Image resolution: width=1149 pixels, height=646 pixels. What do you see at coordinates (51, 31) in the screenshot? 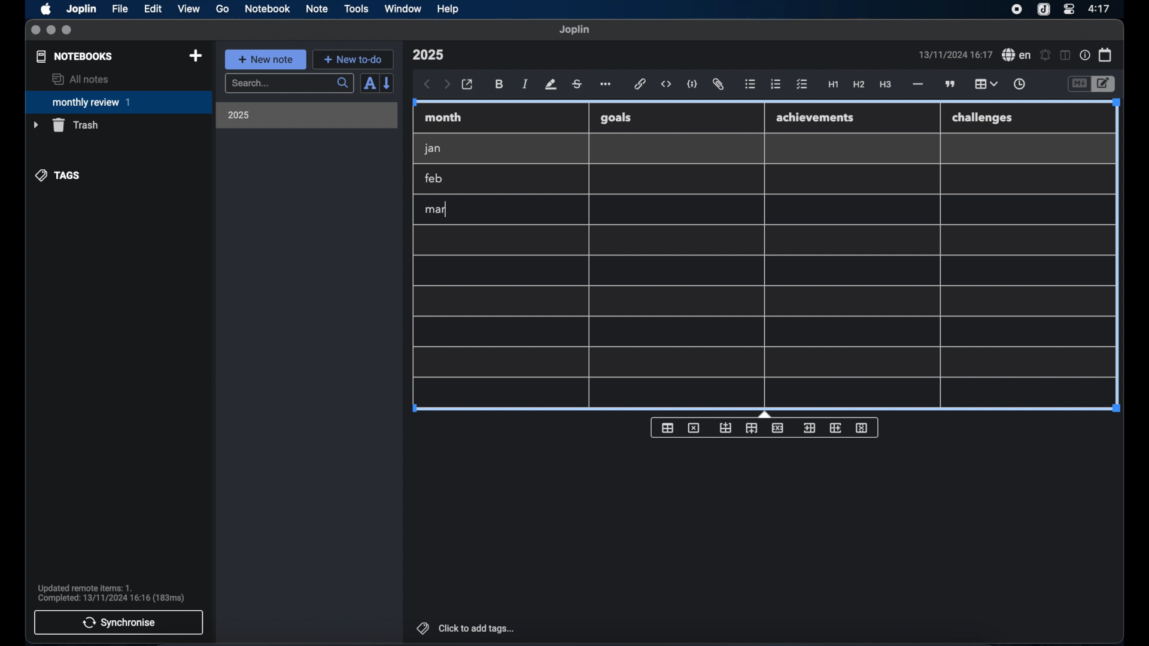
I see `minimize` at bounding box center [51, 31].